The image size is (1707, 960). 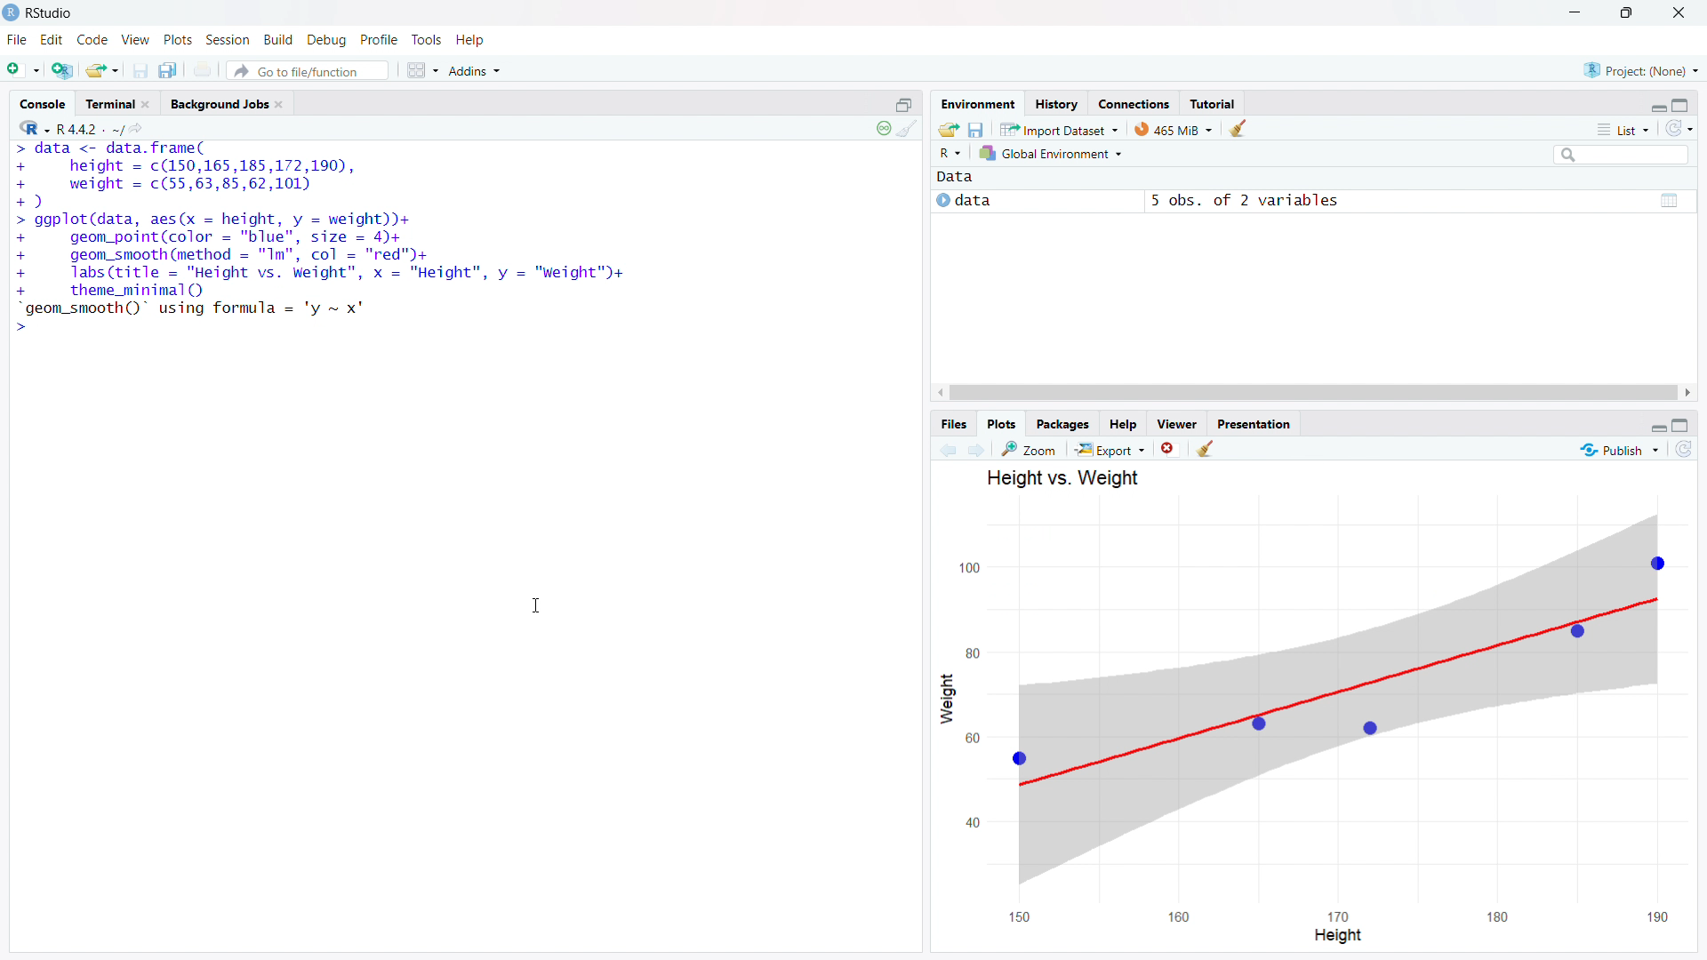 What do you see at coordinates (1683, 103) in the screenshot?
I see `expand pane` at bounding box center [1683, 103].